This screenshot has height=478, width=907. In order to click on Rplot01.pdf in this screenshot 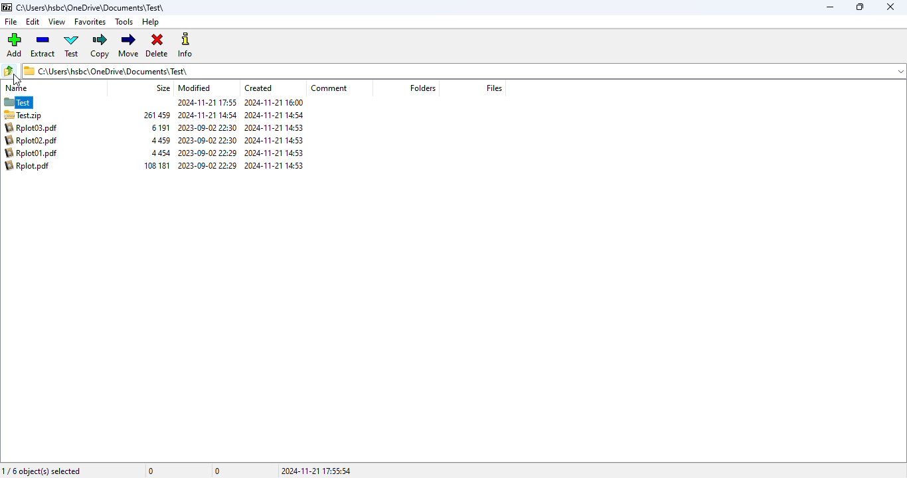, I will do `click(30, 153)`.